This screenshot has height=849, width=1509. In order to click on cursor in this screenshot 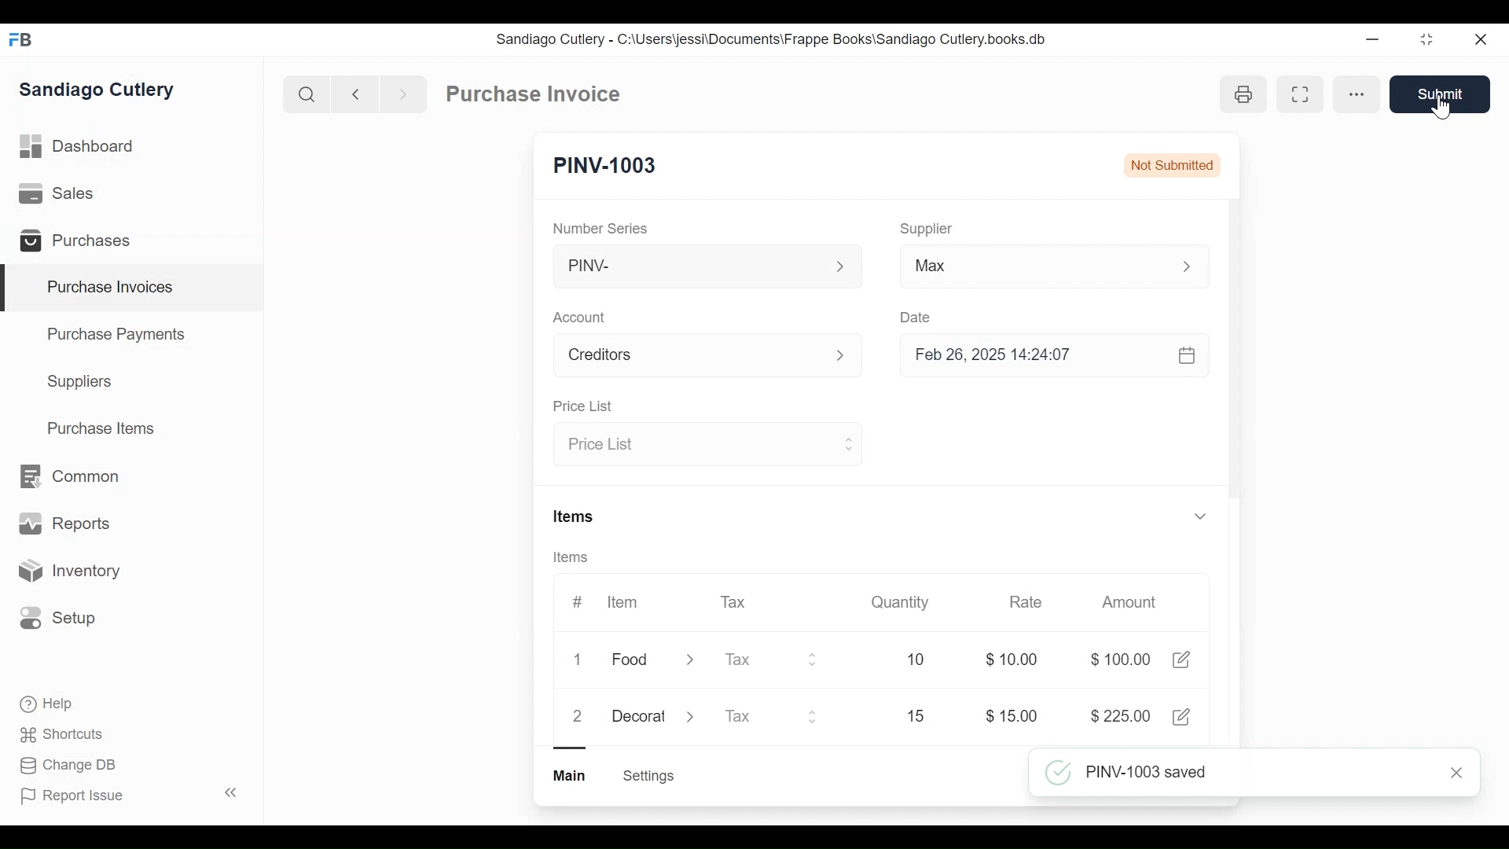, I will do `click(1443, 105)`.